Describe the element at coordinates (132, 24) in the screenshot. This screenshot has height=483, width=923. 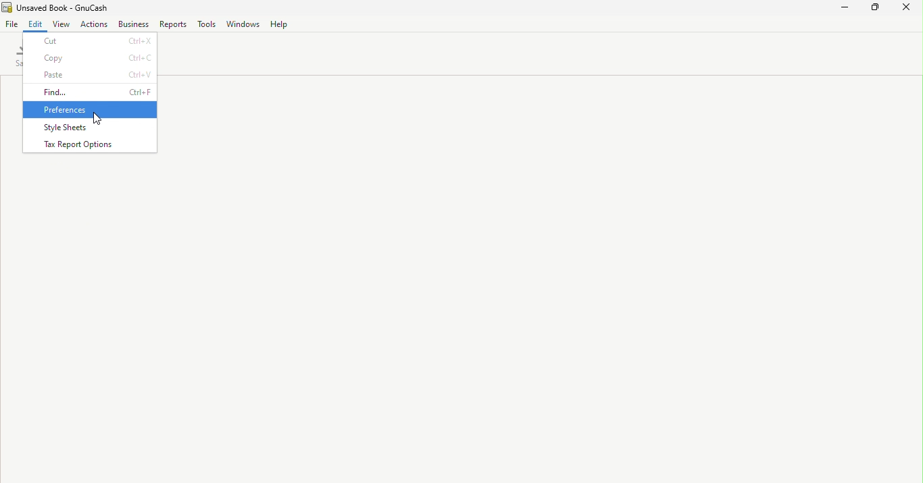
I see `Business` at that location.